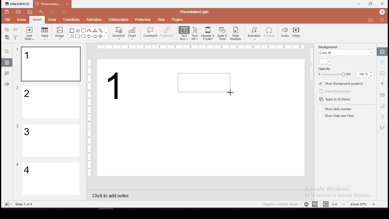  Describe the element at coordinates (195, 33) in the screenshot. I see `text art` at that location.